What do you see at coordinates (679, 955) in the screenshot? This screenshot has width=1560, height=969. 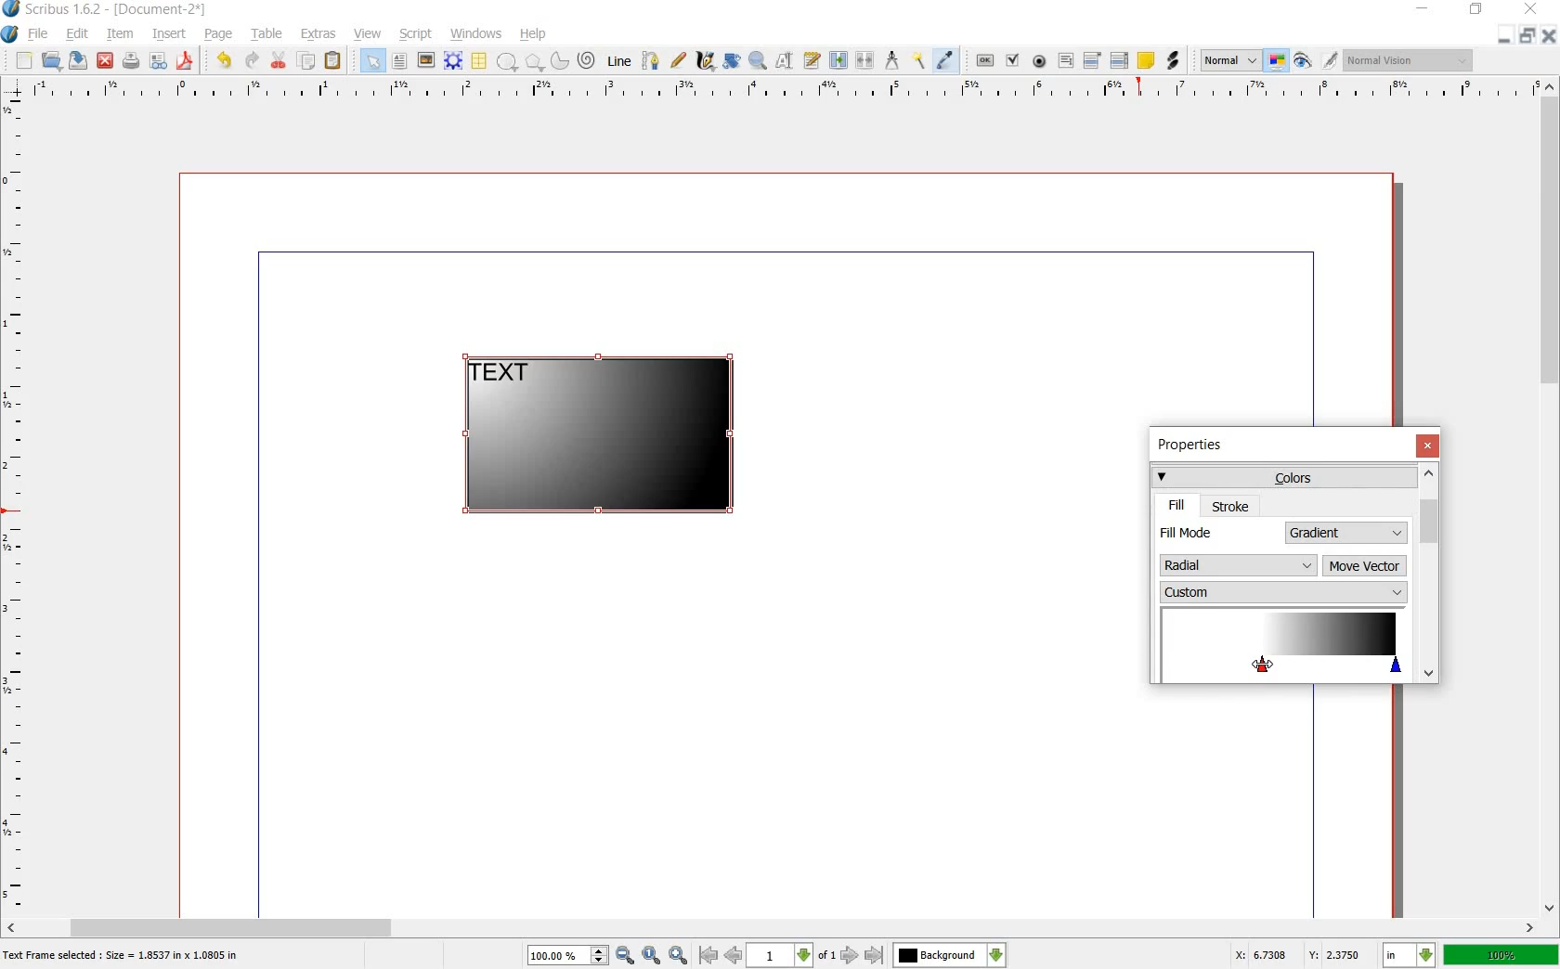 I see `zoom in` at bounding box center [679, 955].